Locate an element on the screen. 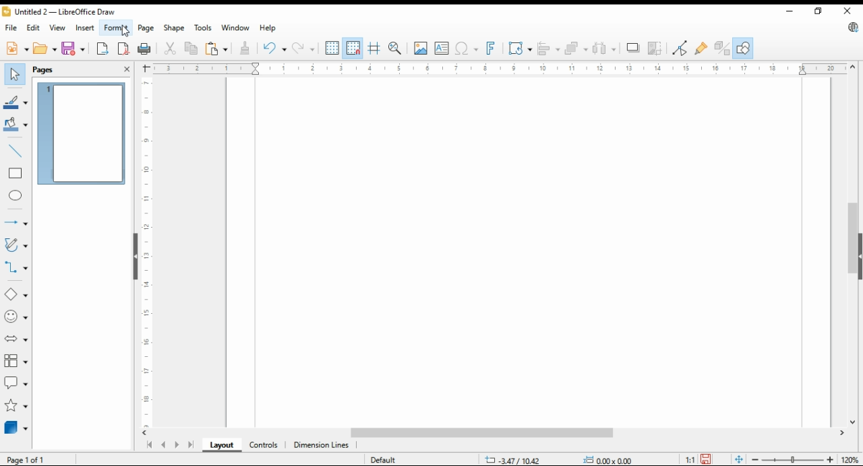 The image size is (863, 466). mouse pointer is located at coordinates (125, 32).